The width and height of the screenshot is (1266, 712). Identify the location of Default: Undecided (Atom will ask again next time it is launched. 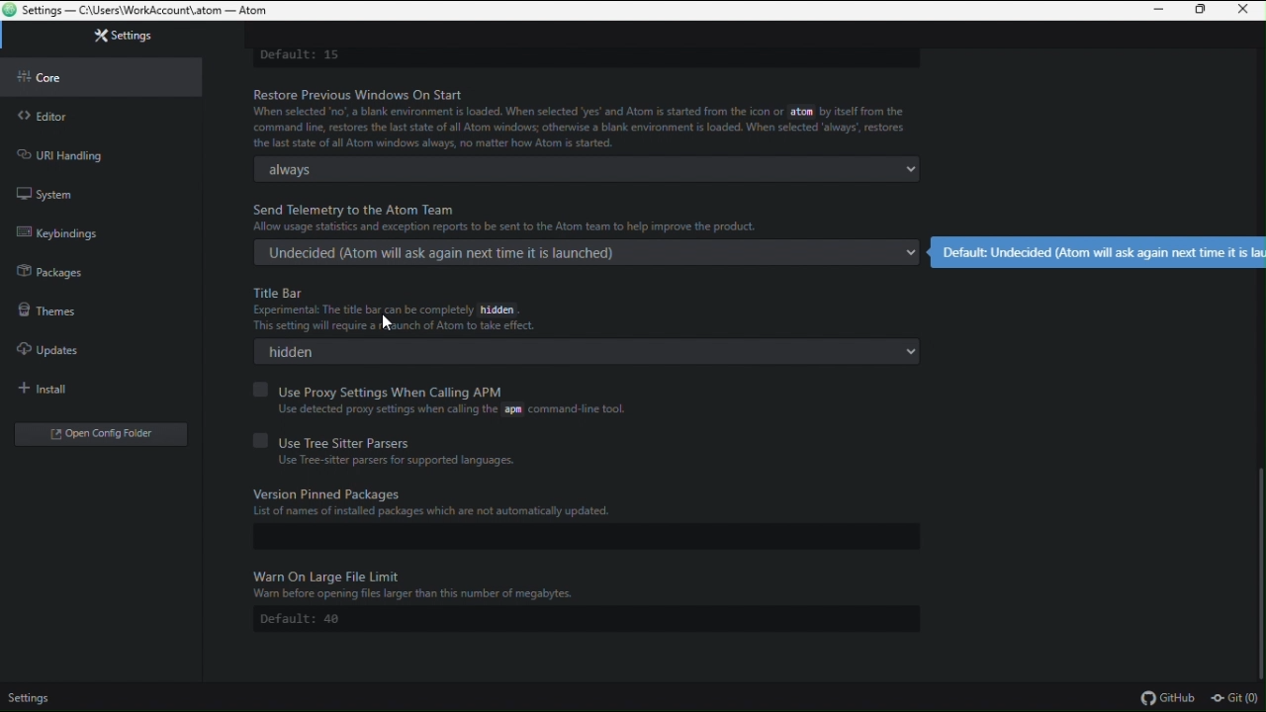
(1099, 250).